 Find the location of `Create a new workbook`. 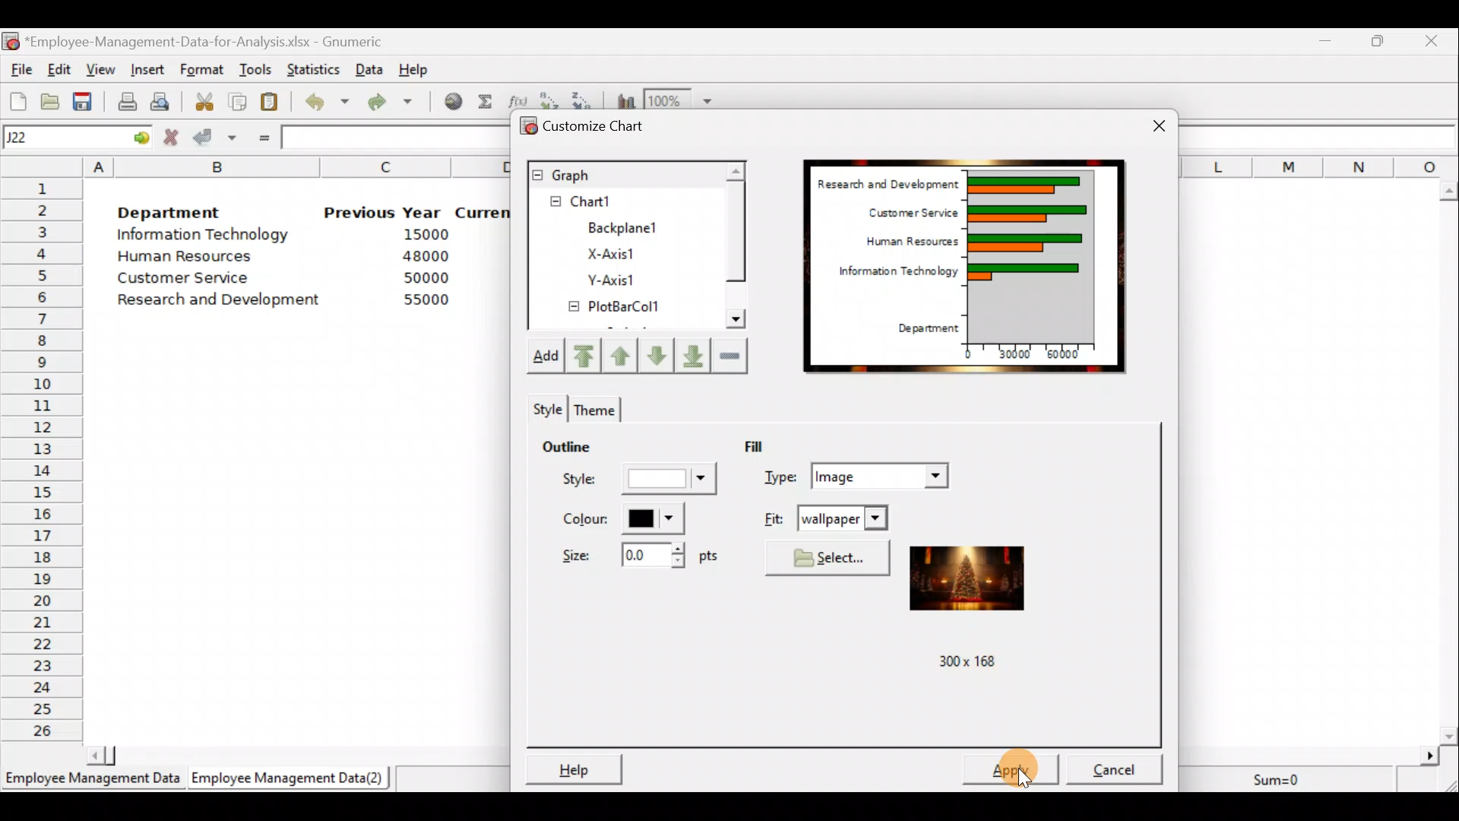

Create a new workbook is located at coordinates (17, 100).